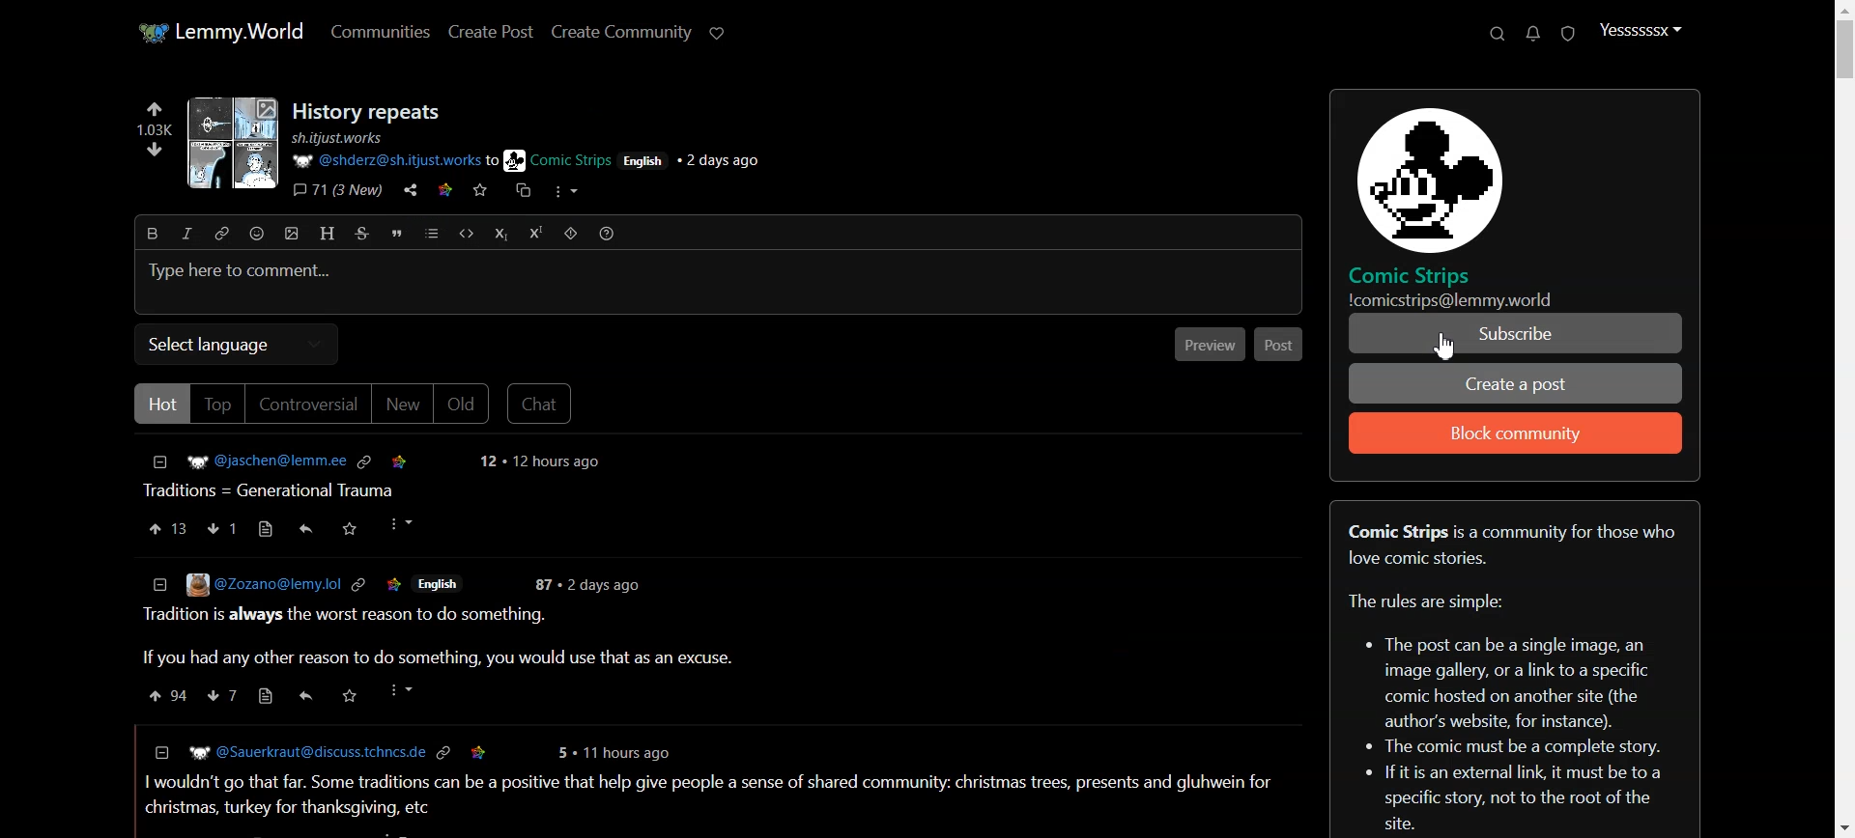 The width and height of the screenshot is (1855, 838). What do you see at coordinates (337, 191) in the screenshot?
I see `71(3 New)` at bounding box center [337, 191].